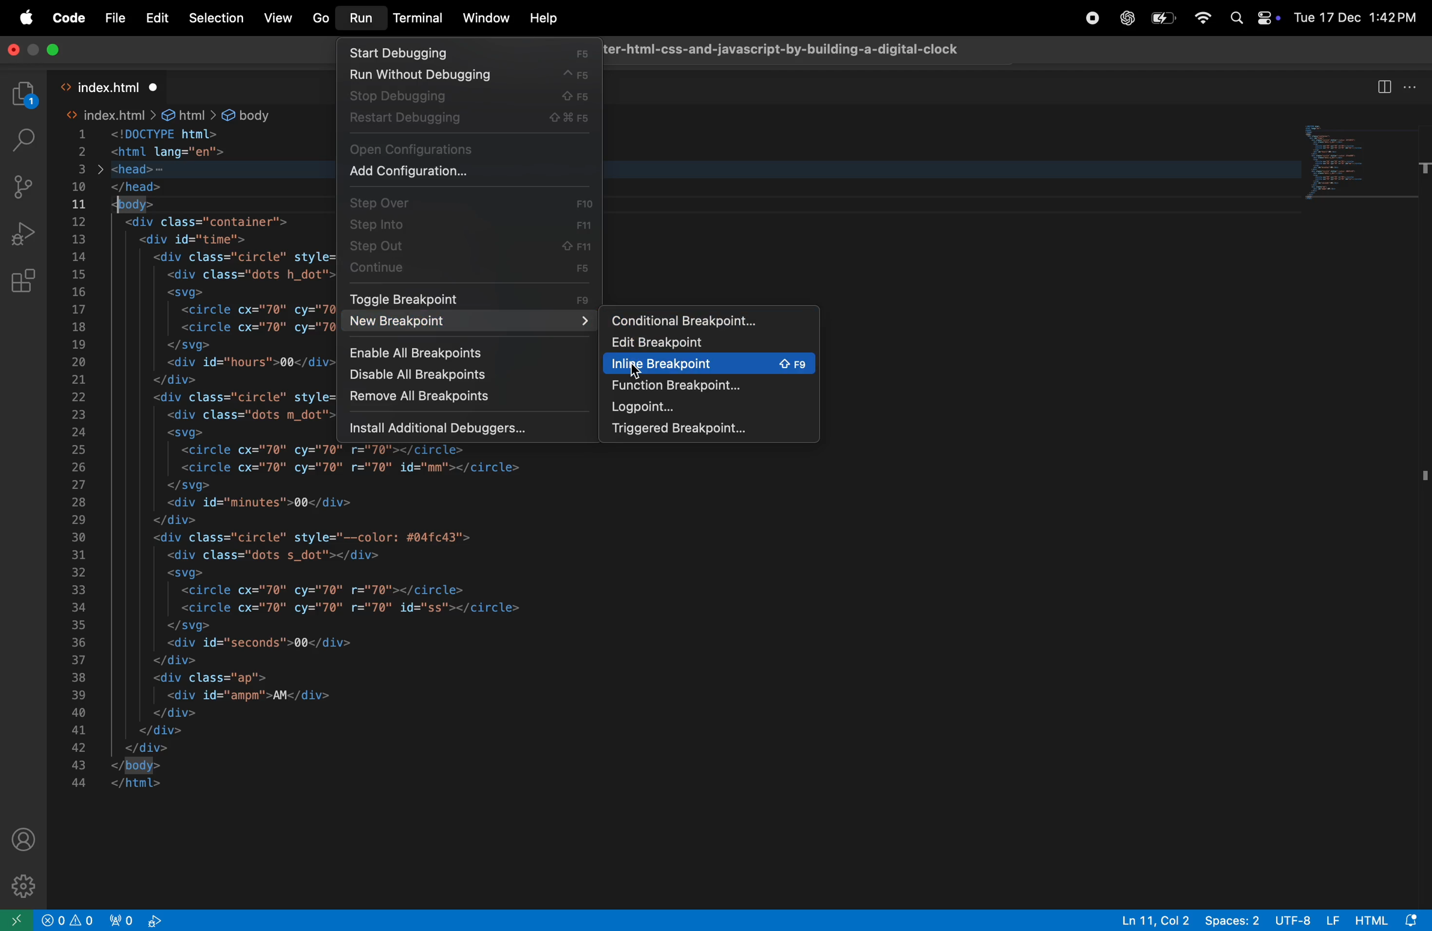 The height and width of the screenshot is (931, 1432). What do you see at coordinates (1091, 19) in the screenshot?
I see `record` at bounding box center [1091, 19].